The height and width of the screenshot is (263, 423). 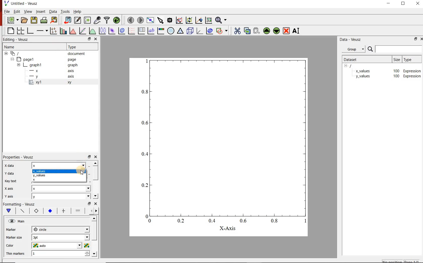 What do you see at coordinates (247, 31) in the screenshot?
I see `copy the selected widget` at bounding box center [247, 31].